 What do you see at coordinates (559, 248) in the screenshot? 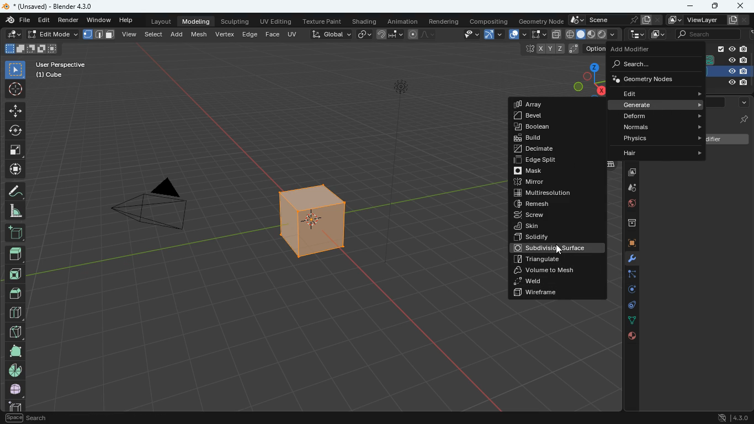
I see `subdivision` at bounding box center [559, 248].